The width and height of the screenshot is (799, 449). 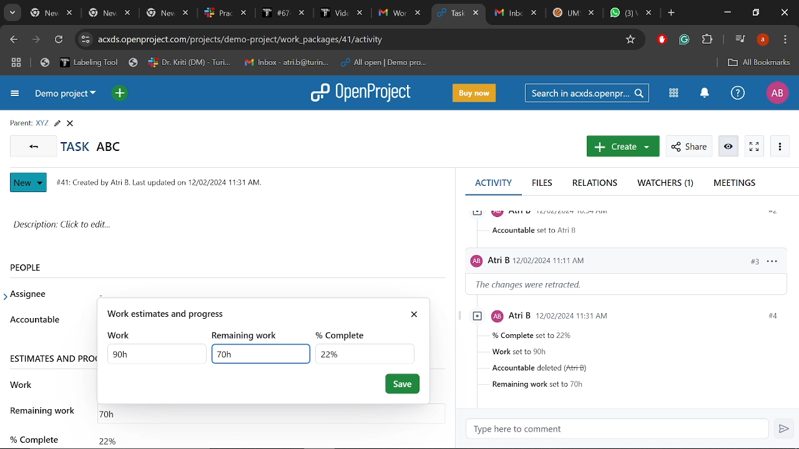 I want to click on Notification center, so click(x=703, y=94).